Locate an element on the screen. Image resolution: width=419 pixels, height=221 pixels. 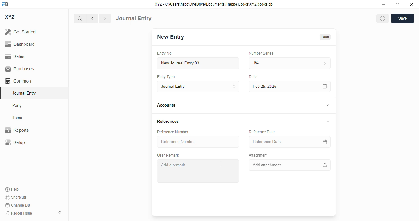
report issue is located at coordinates (19, 213).